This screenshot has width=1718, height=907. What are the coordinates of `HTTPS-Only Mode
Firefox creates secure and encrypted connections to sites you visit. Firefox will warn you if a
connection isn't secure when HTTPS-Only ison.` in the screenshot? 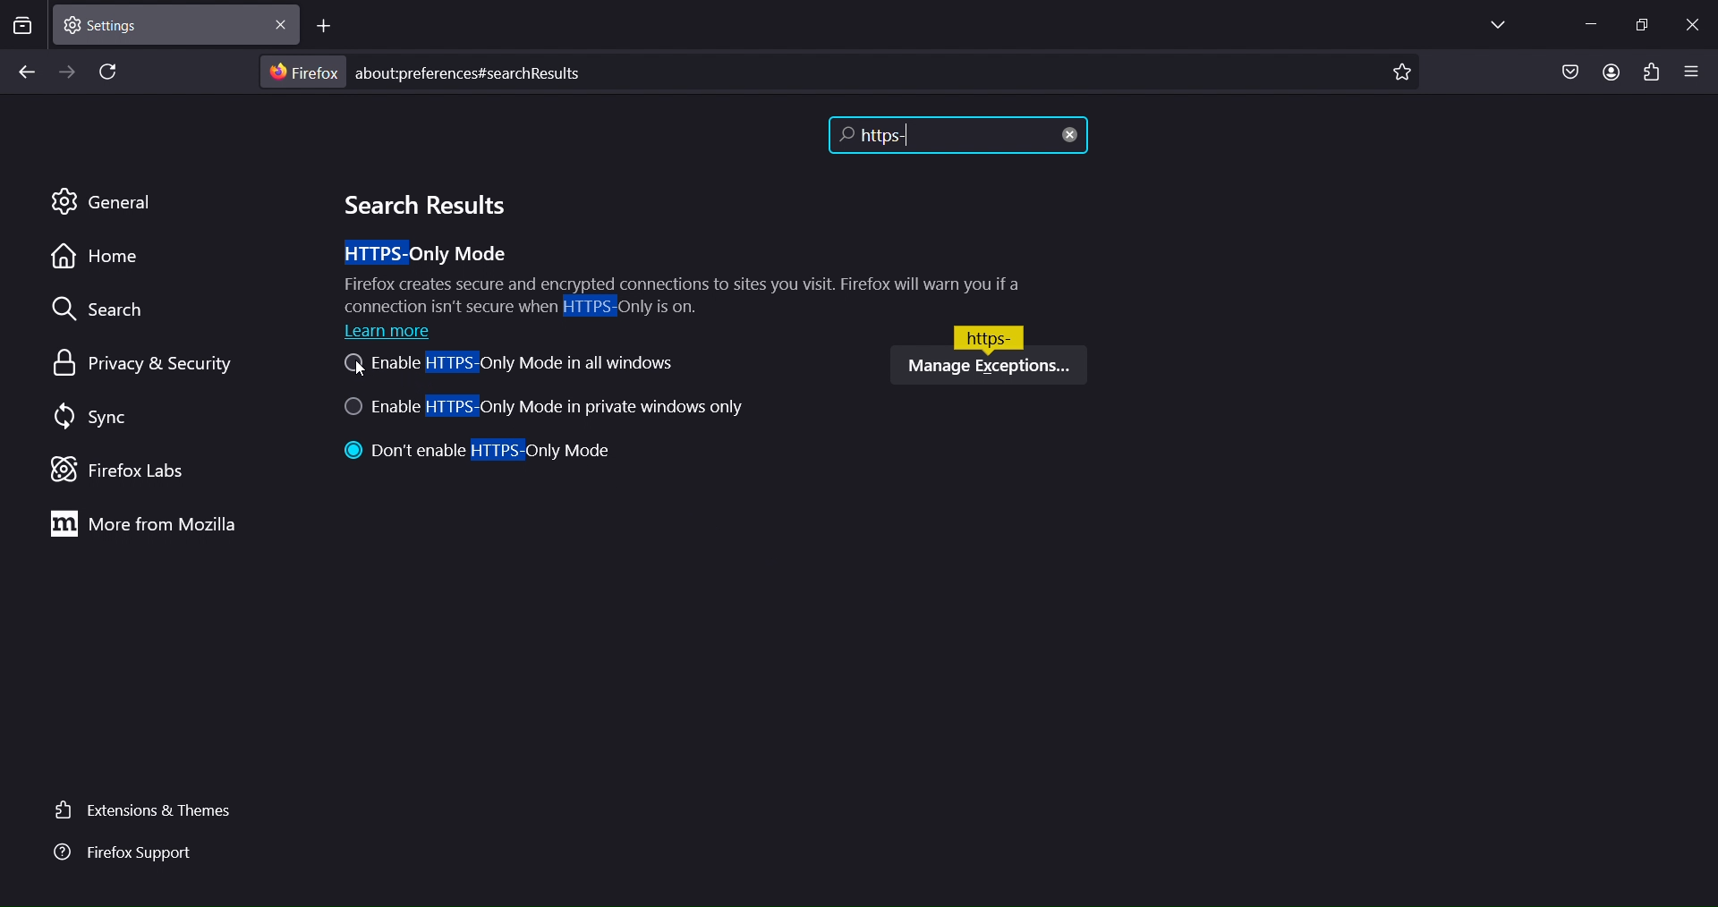 It's located at (688, 277).